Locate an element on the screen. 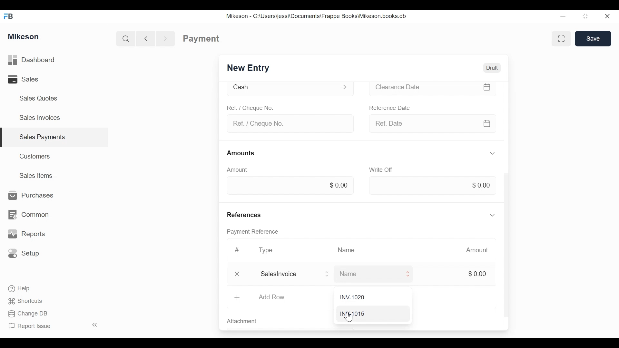  Attachment is located at coordinates (242, 321).